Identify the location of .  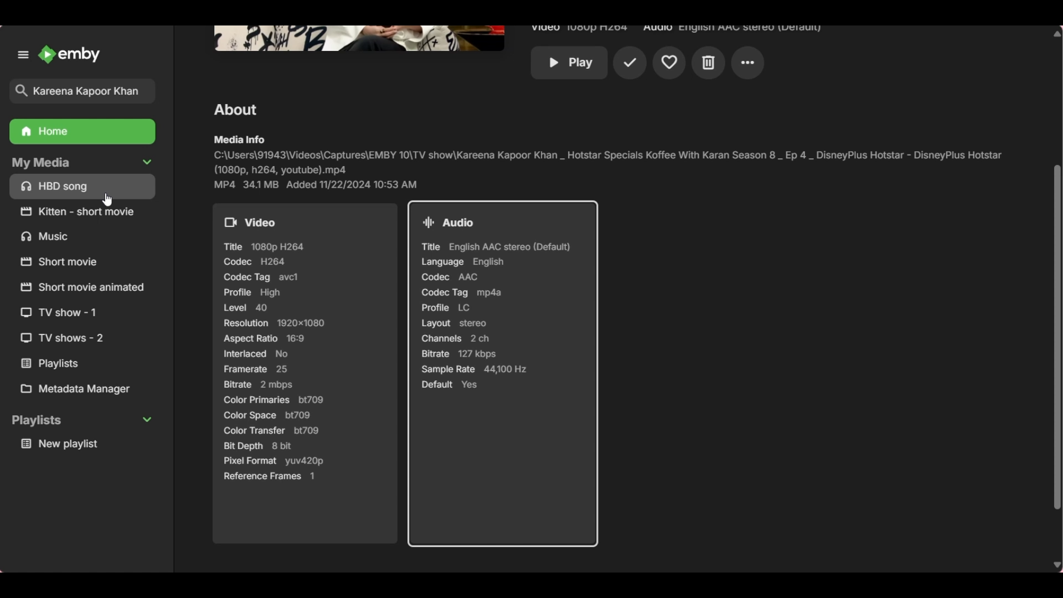
(358, 38).